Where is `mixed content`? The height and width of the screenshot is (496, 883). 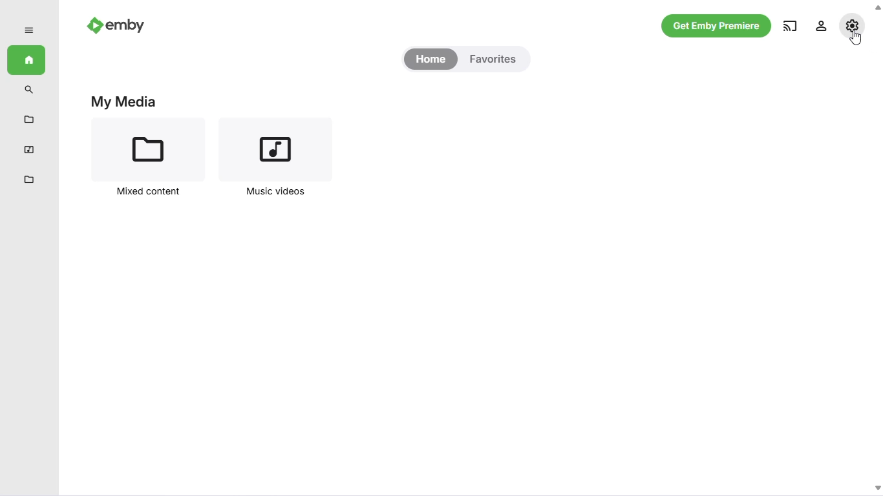
mixed content is located at coordinates (28, 119).